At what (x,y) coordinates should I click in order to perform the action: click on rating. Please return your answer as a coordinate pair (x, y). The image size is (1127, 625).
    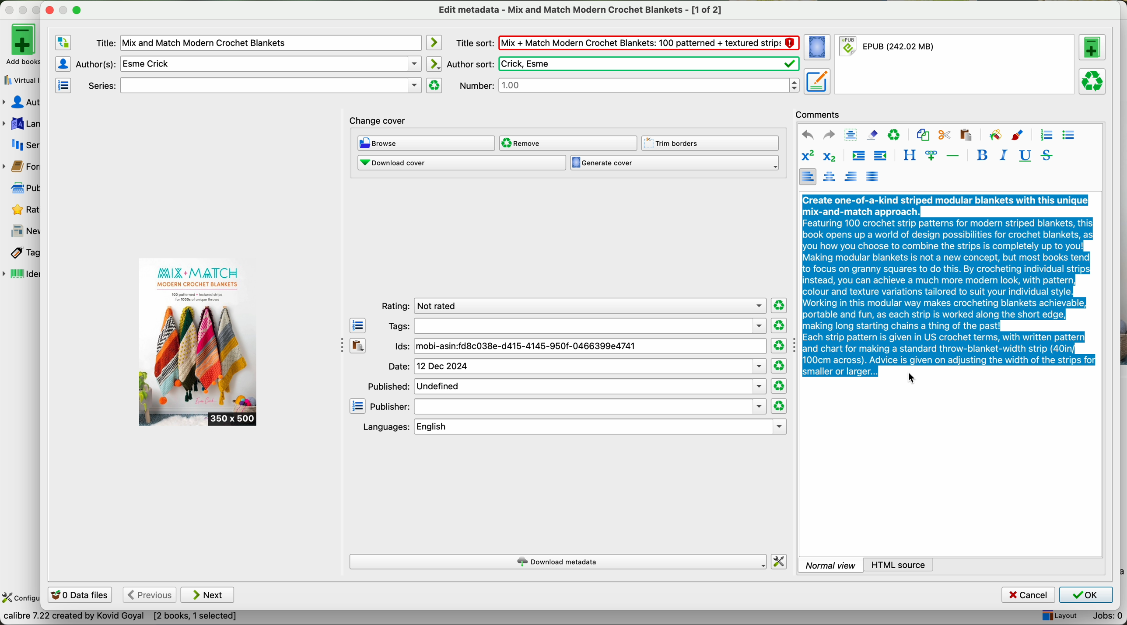
    Looking at the image, I should click on (571, 306).